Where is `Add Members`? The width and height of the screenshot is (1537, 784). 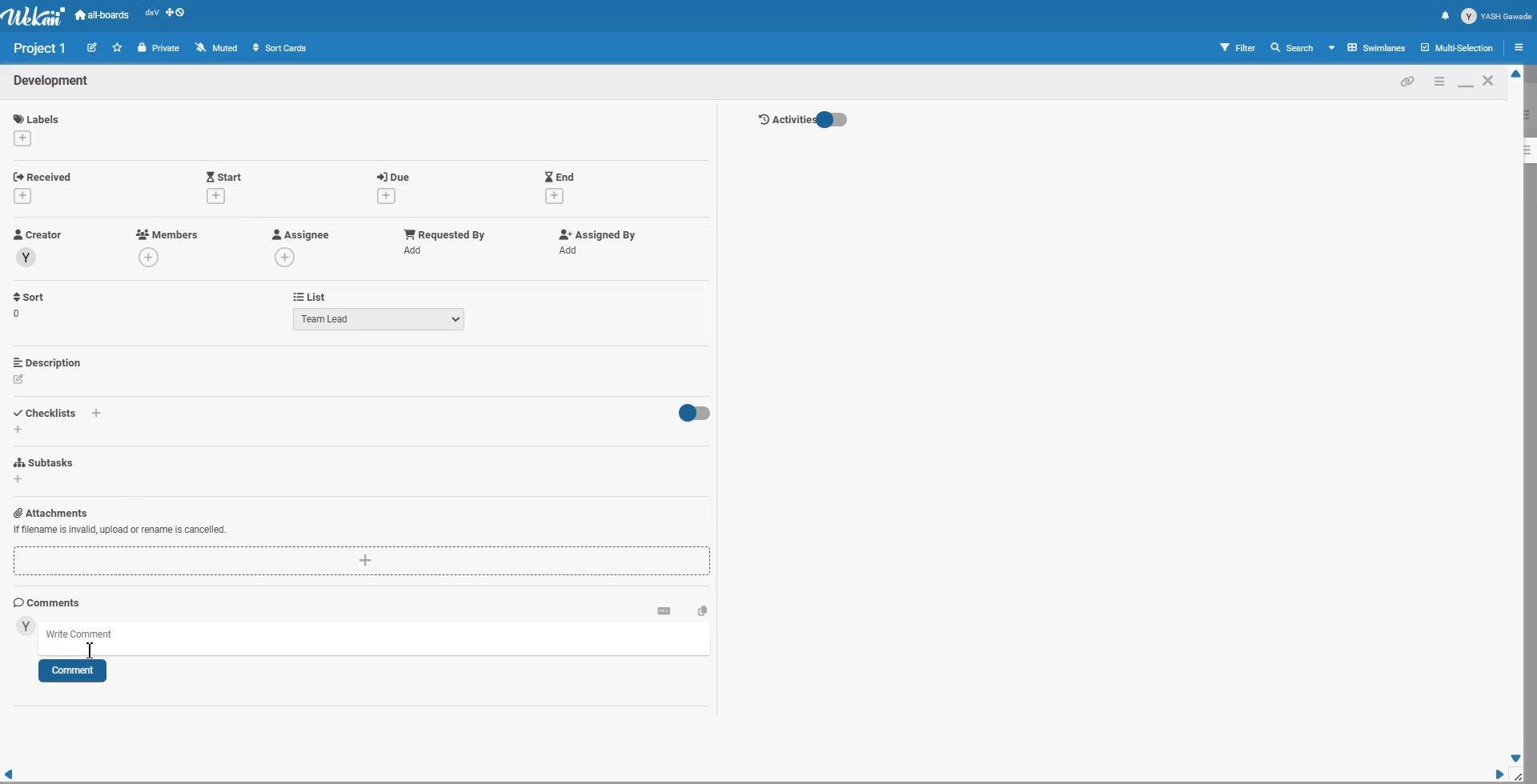
Add Members is located at coordinates (168, 234).